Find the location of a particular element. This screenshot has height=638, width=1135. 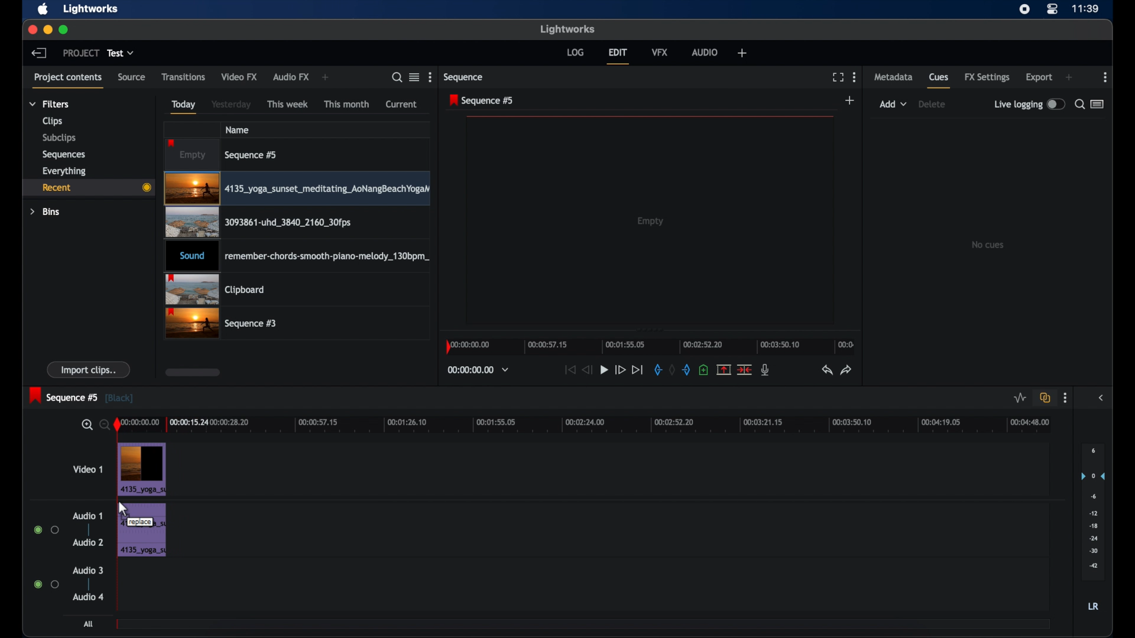

add cue at current position is located at coordinates (703, 369).